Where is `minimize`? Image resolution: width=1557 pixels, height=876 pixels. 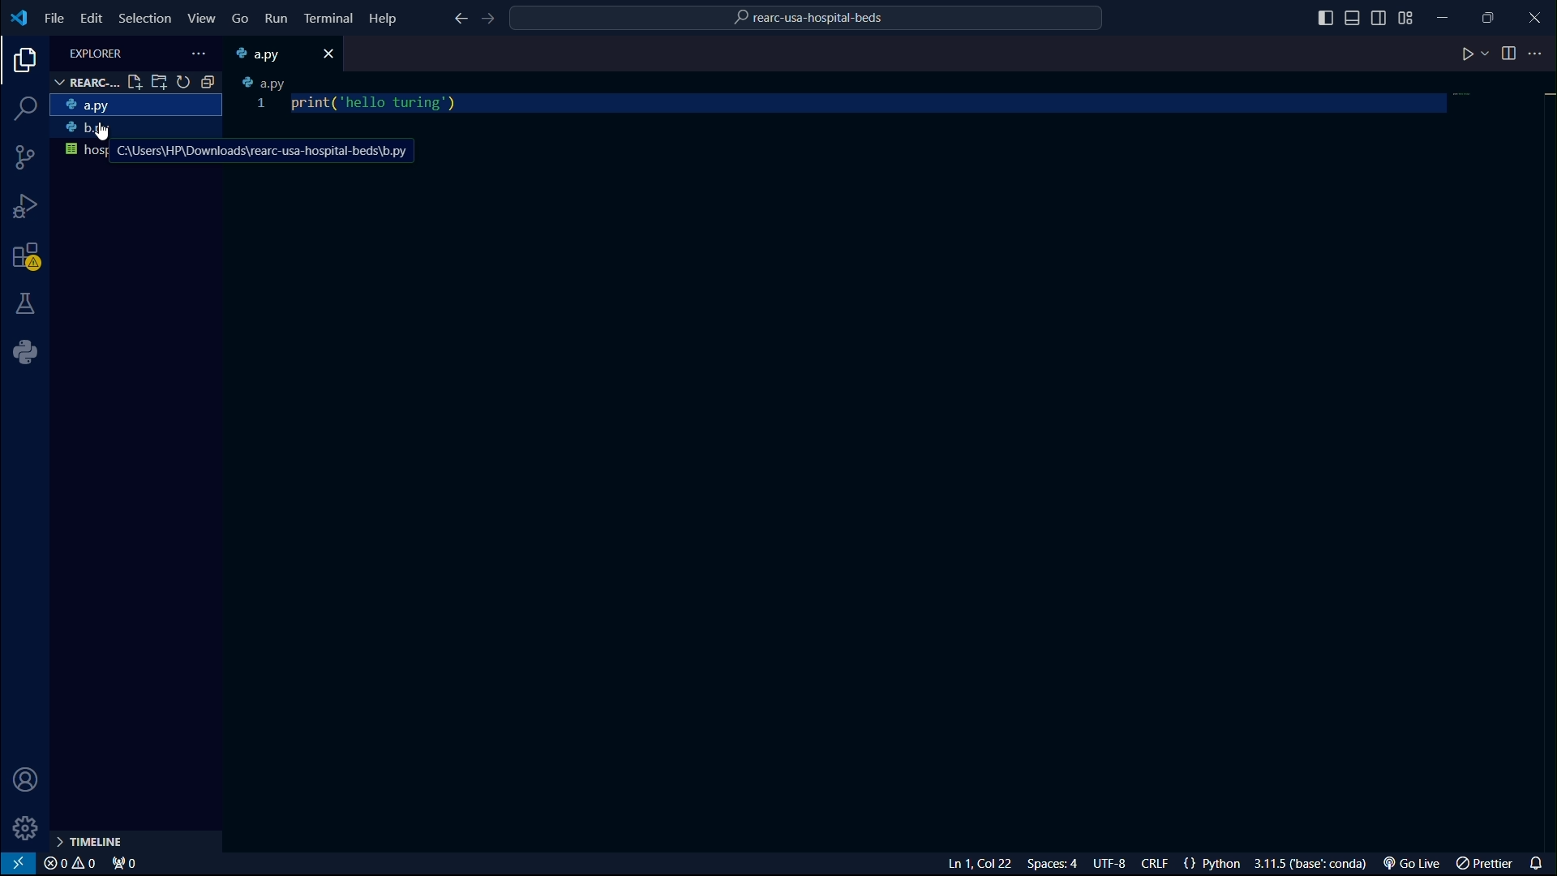 minimize is located at coordinates (1453, 16).